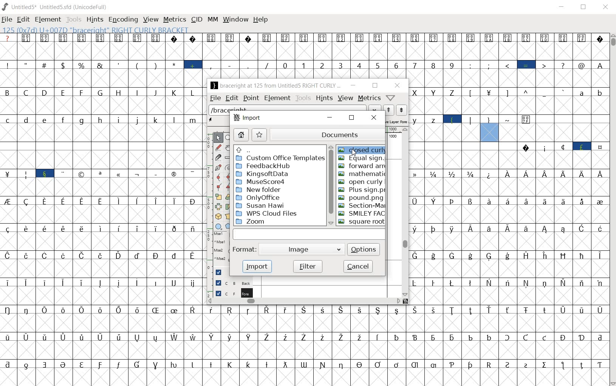 The width and height of the screenshot is (616, 386). Describe the element at coordinates (361, 182) in the screenshot. I see `open curly` at that location.